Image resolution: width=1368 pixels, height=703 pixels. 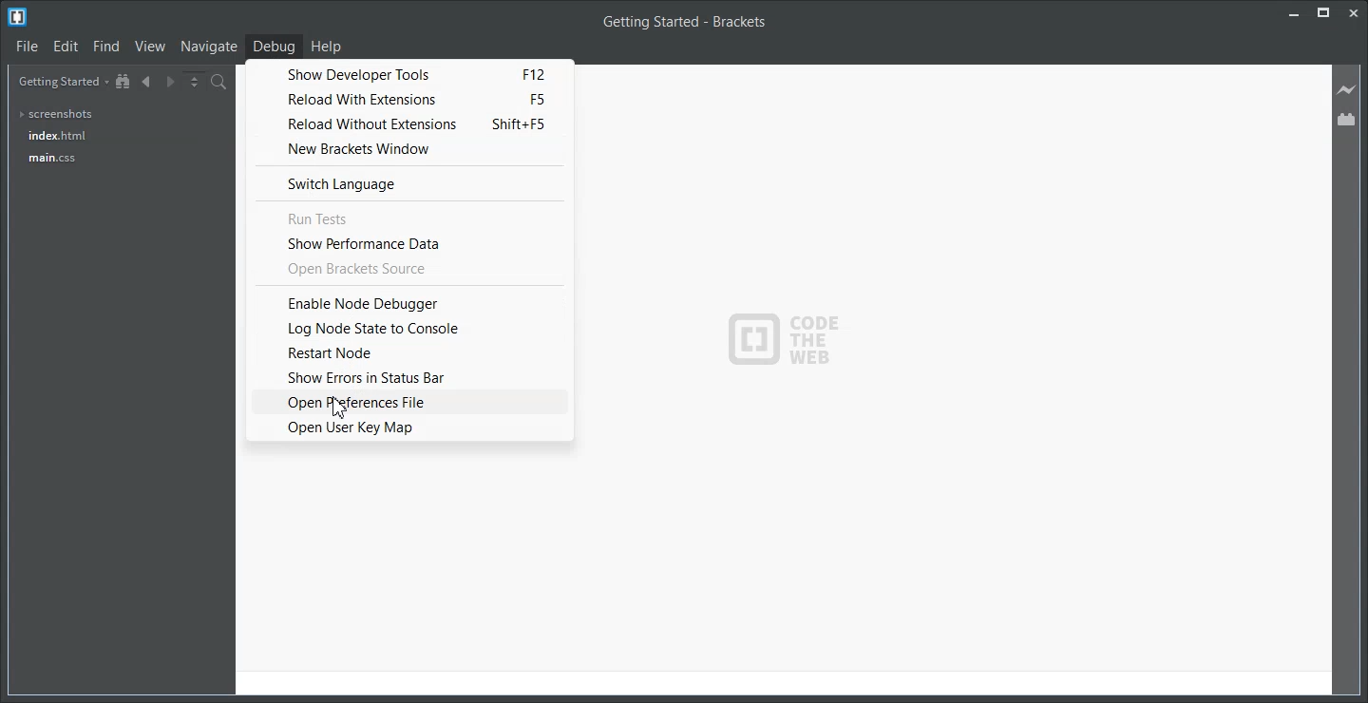 I want to click on Run Tests, so click(x=408, y=218).